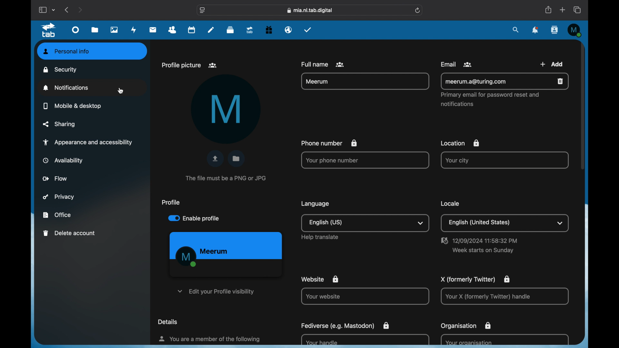  I want to click on info, so click(225, 178).